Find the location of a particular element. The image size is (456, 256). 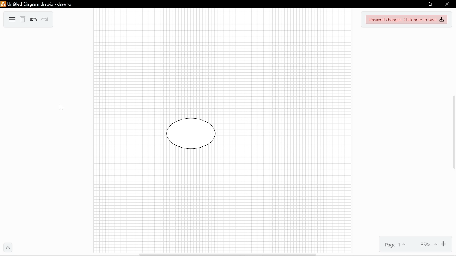

Delete is located at coordinates (23, 20).